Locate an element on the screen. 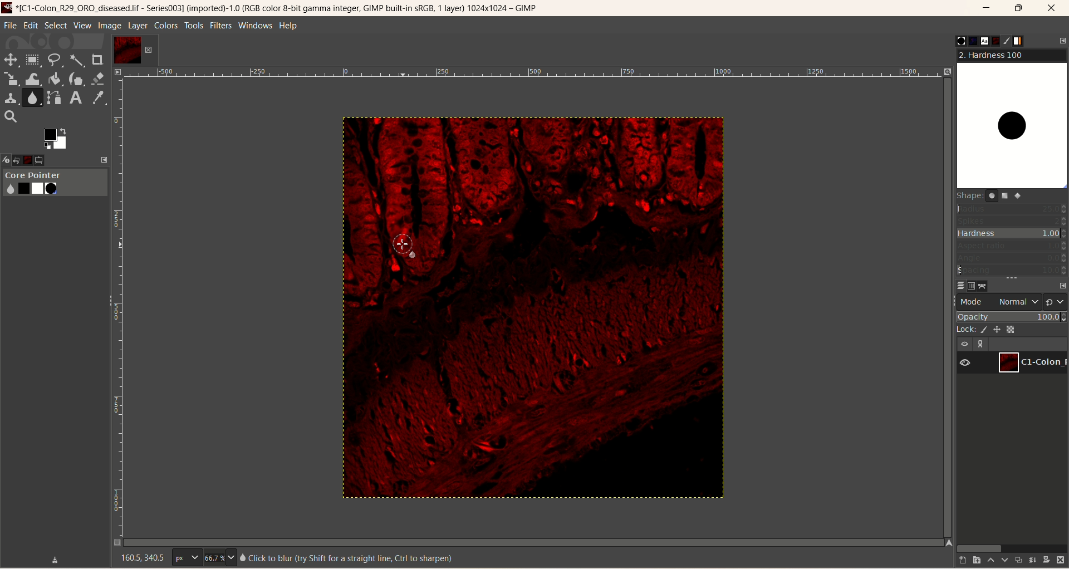 The image size is (1069, 569). clone tool is located at coordinates (10, 97).